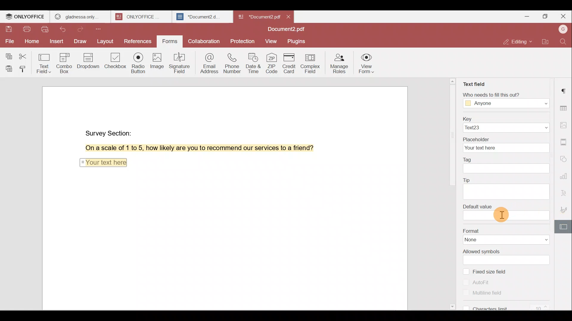 Image resolution: width=572 pixels, height=321 pixels. What do you see at coordinates (46, 30) in the screenshot?
I see `Quick print` at bounding box center [46, 30].